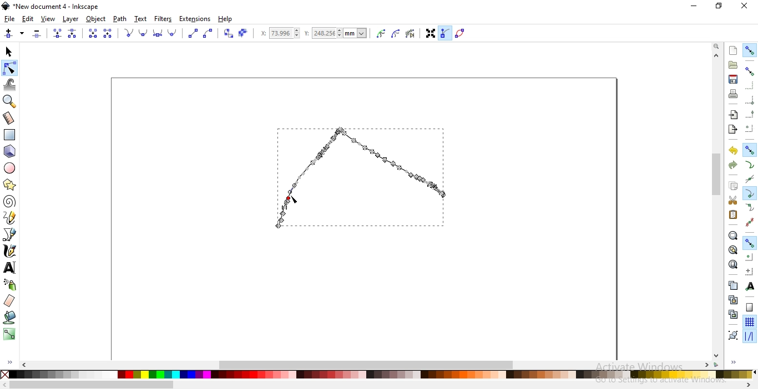 Image resolution: width=758 pixels, height=389 pixels. What do you see at coordinates (92, 386) in the screenshot?
I see `scrollbar` at bounding box center [92, 386].